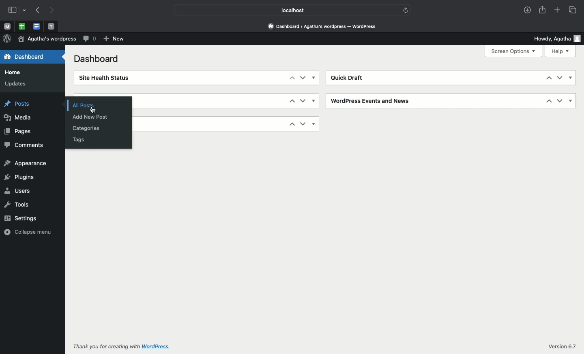 Image resolution: width=584 pixels, height=354 pixels. What do you see at coordinates (348, 77) in the screenshot?
I see `Quick draft` at bounding box center [348, 77].